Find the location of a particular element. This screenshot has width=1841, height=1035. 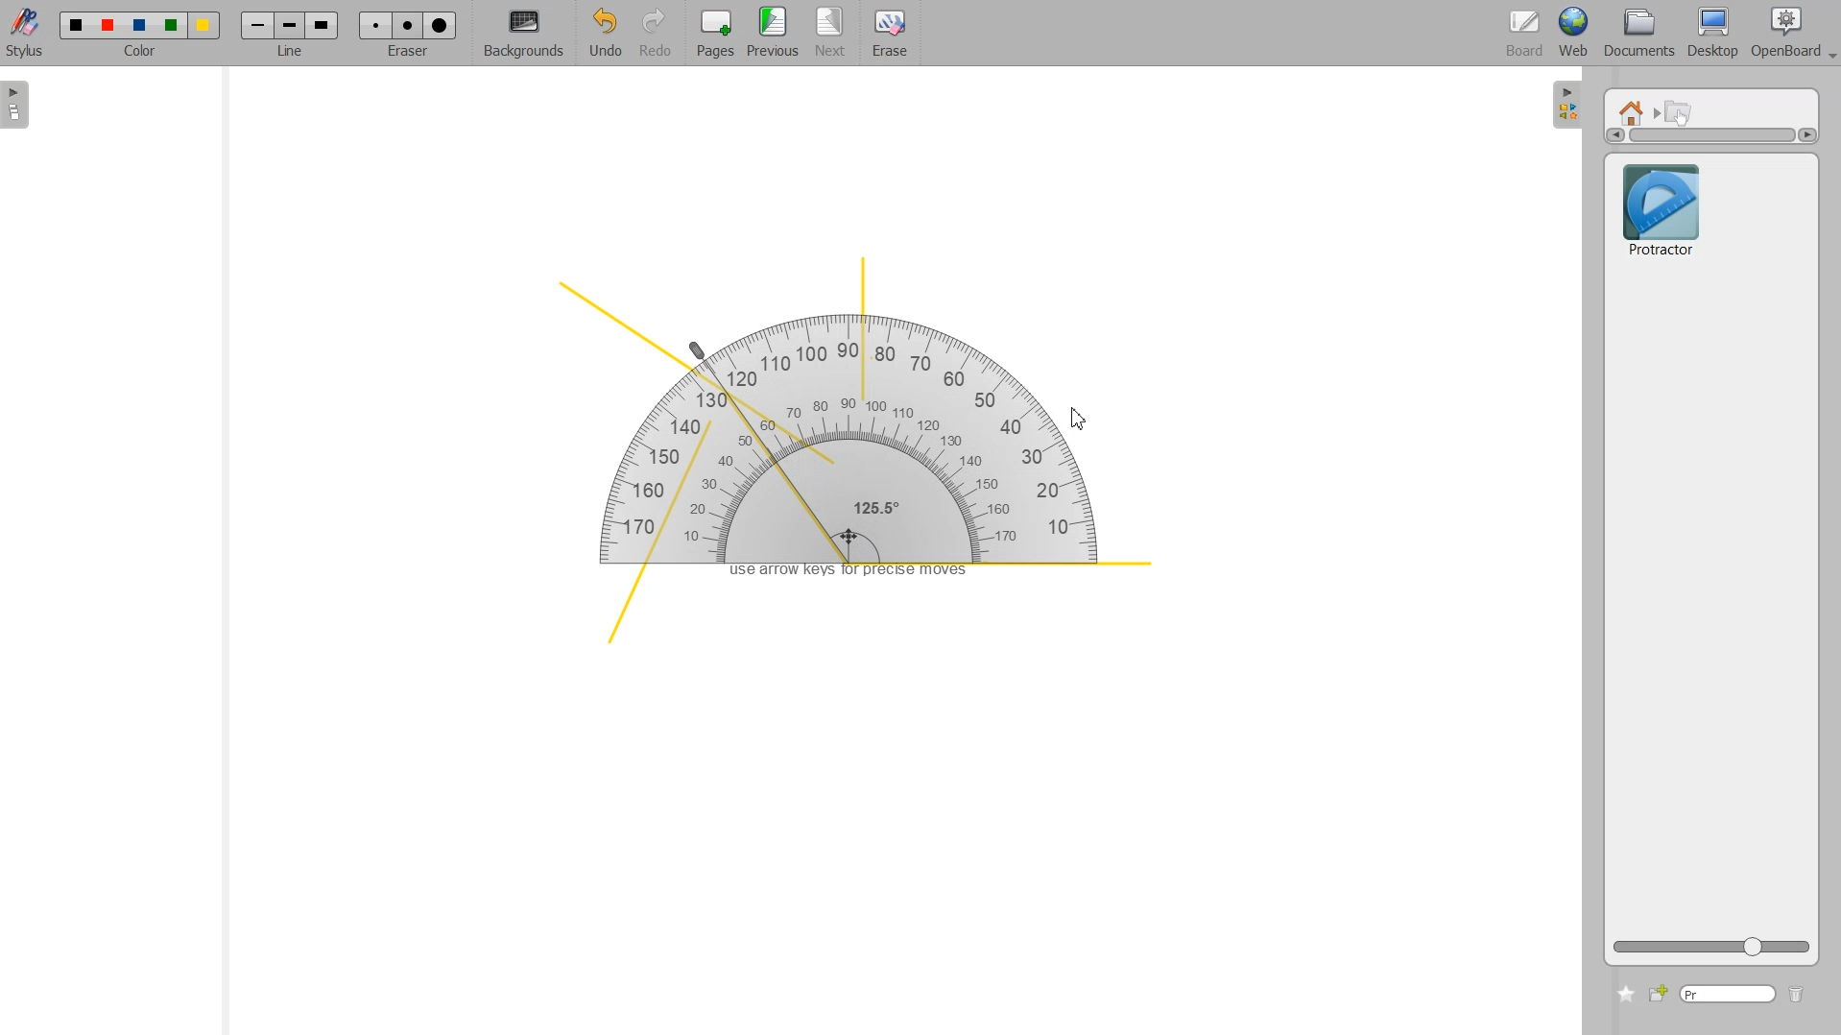

Pages is located at coordinates (713, 35).